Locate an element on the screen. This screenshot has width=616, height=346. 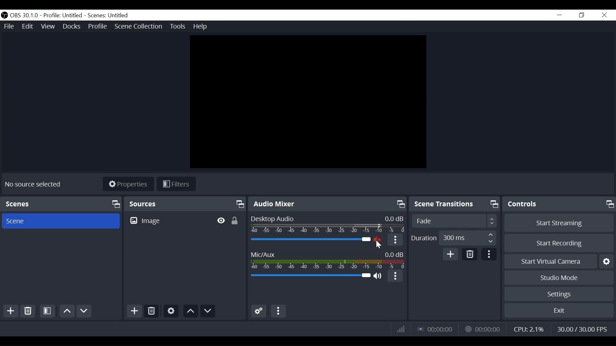
Desktop Audio is located at coordinates (328, 224).